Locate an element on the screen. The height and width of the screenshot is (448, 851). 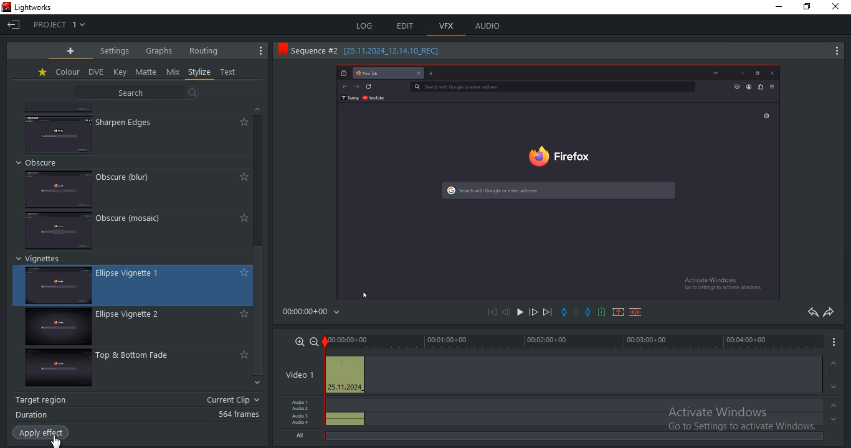
vignettes is located at coordinates (62, 286).